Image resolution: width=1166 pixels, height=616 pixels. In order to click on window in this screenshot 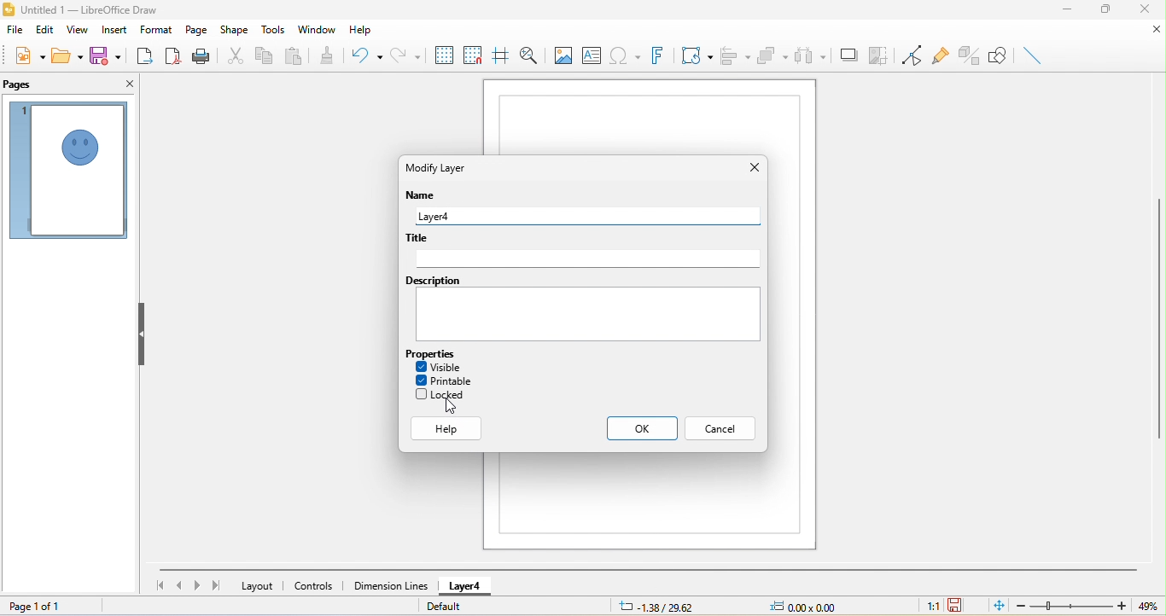, I will do `click(318, 28)`.